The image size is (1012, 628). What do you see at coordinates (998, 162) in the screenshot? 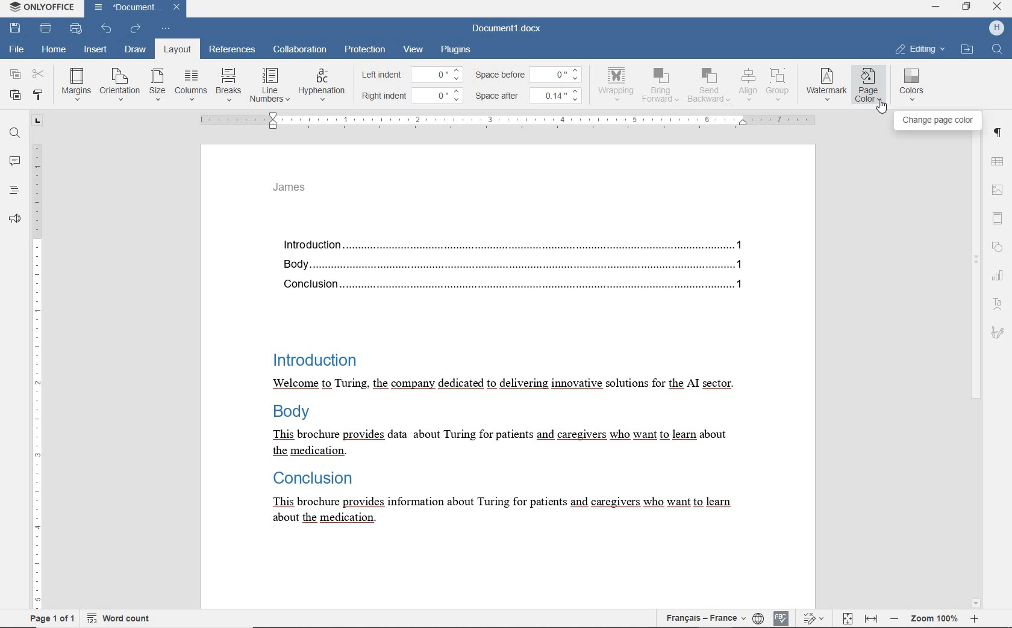
I see `table` at bounding box center [998, 162].